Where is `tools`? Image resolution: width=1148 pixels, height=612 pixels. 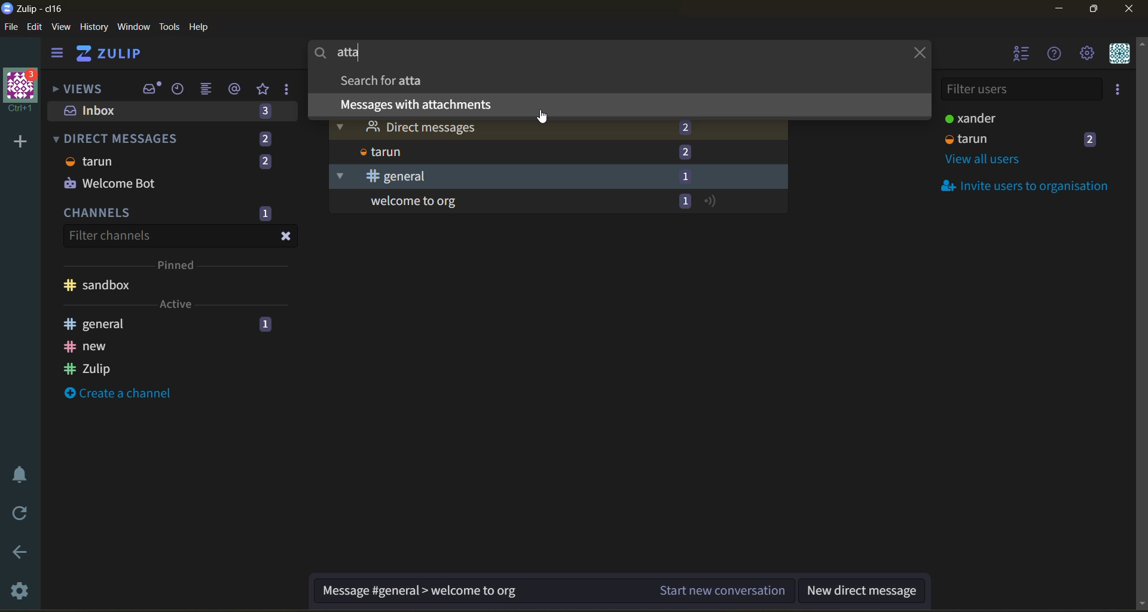
tools is located at coordinates (169, 27).